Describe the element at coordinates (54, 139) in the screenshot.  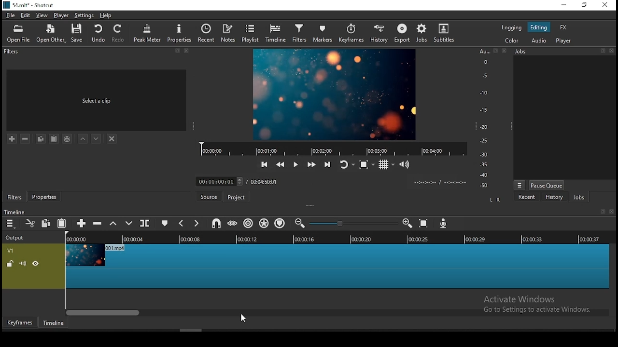
I see `paste` at that location.